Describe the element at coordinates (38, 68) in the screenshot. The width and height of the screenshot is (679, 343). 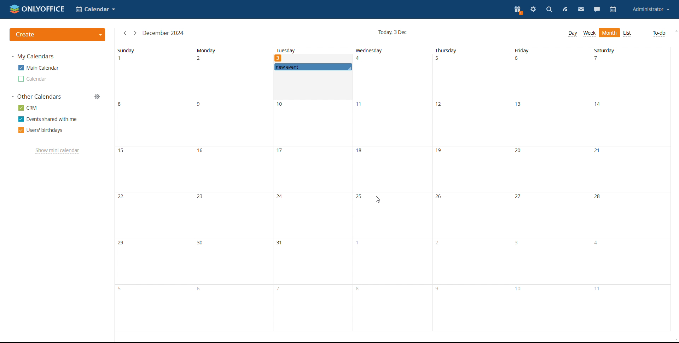
I see `main calendar` at that location.